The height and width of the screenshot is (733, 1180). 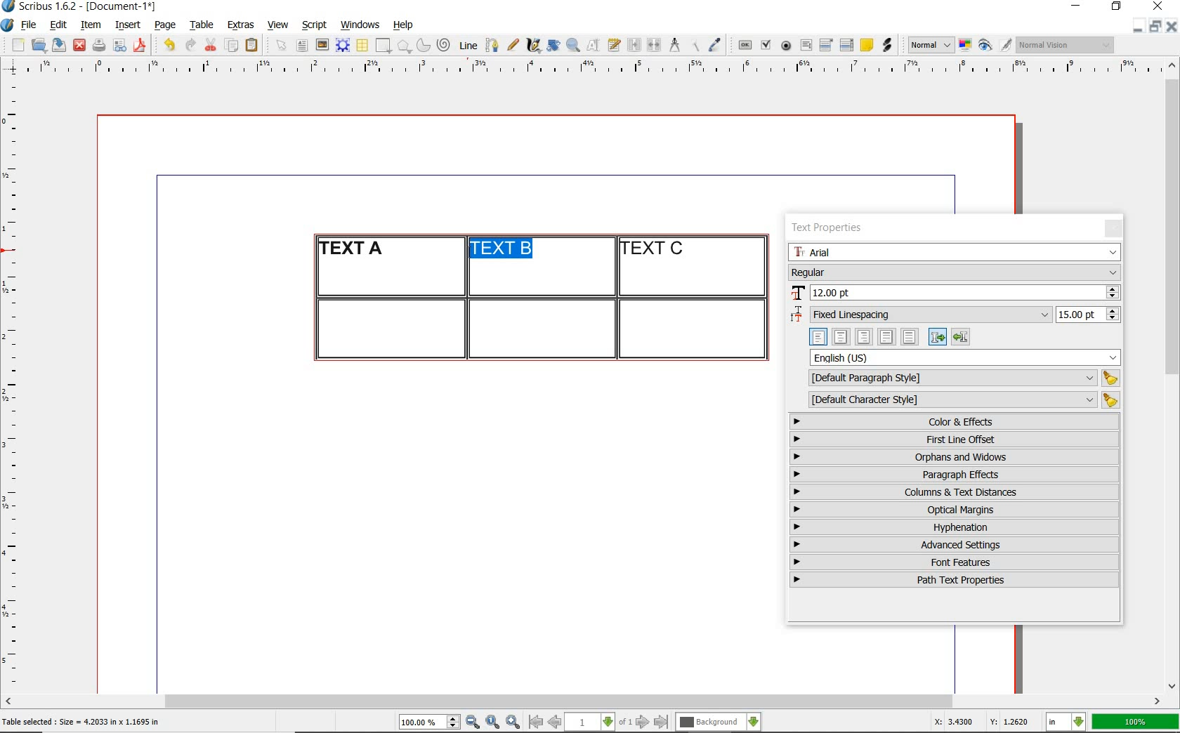 What do you see at coordinates (995, 46) in the screenshot?
I see `preview mode` at bounding box center [995, 46].